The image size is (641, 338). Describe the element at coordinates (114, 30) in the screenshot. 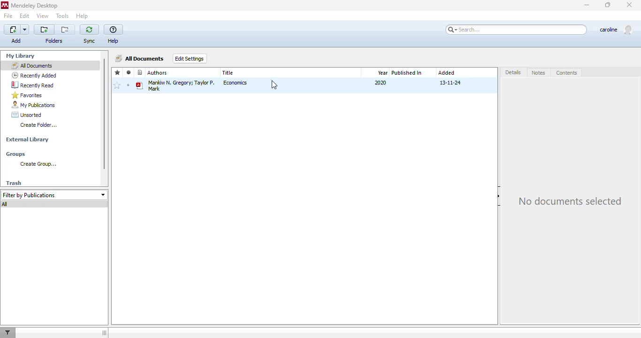

I see `help` at that location.